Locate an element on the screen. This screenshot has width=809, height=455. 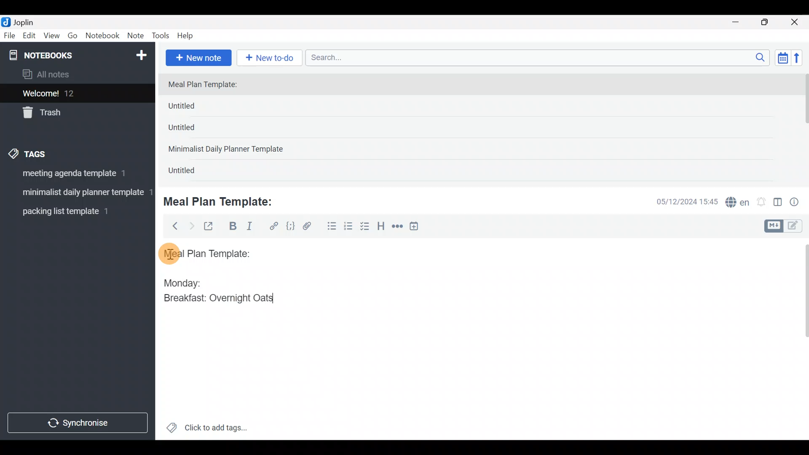
Date & time is located at coordinates (680, 201).